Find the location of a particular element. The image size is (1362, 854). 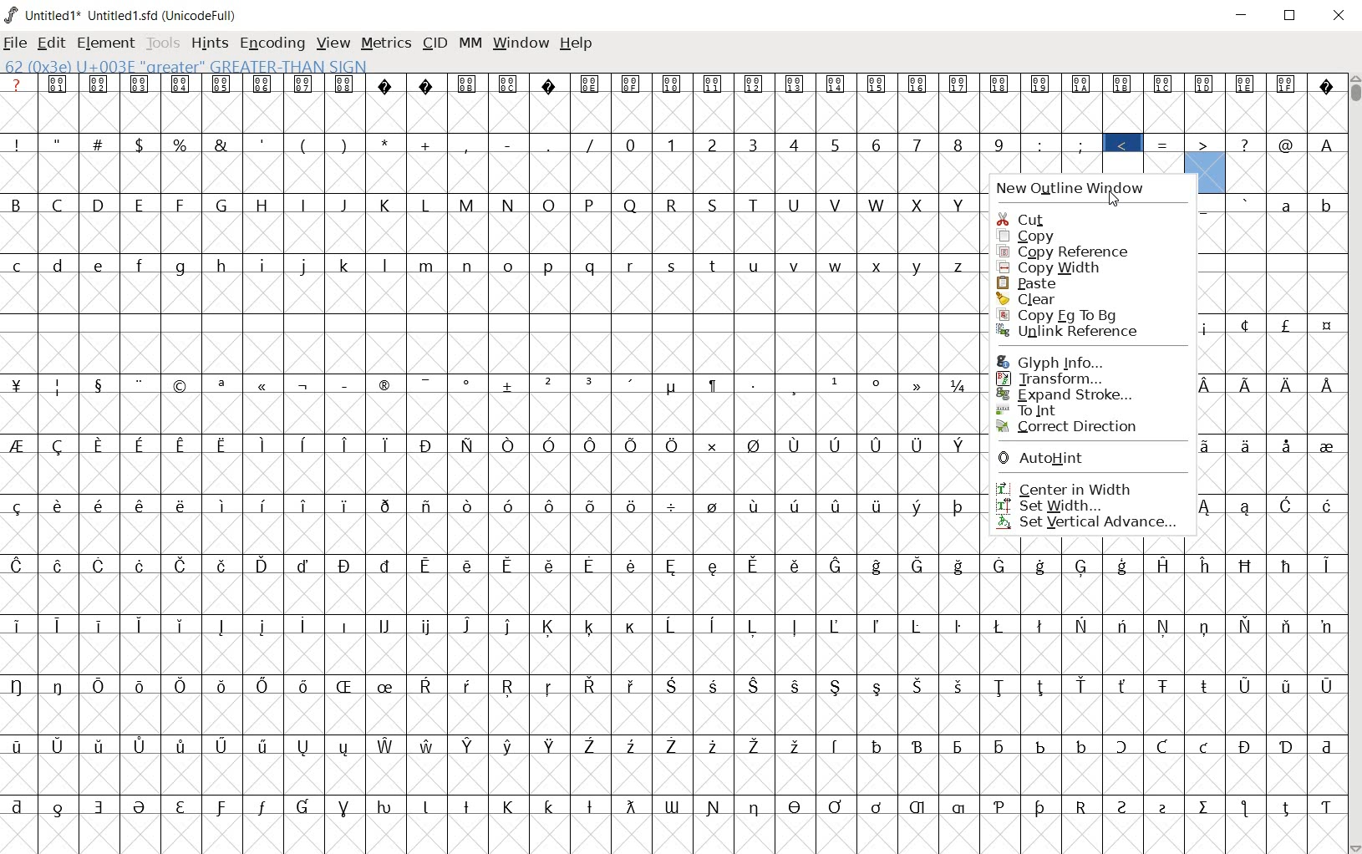

tools is located at coordinates (165, 44).